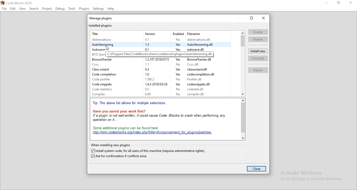 The image size is (357, 190). Describe the element at coordinates (105, 89) in the screenshot. I see `Code Statistics` at that location.